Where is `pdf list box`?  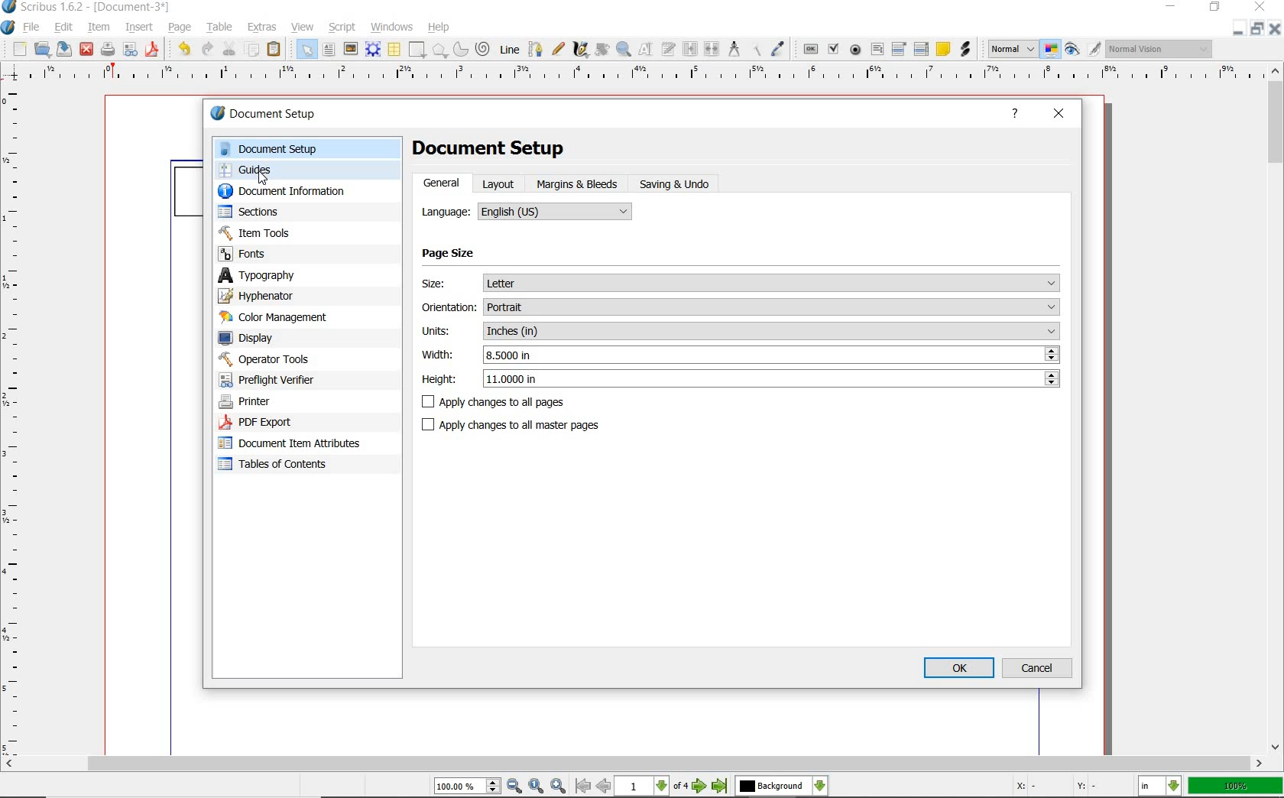
pdf list box is located at coordinates (922, 48).